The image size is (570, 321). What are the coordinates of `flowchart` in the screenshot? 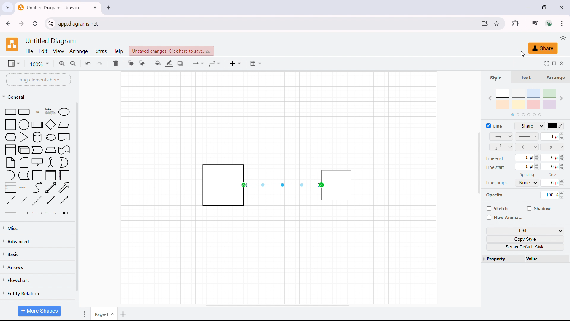 It's located at (37, 280).